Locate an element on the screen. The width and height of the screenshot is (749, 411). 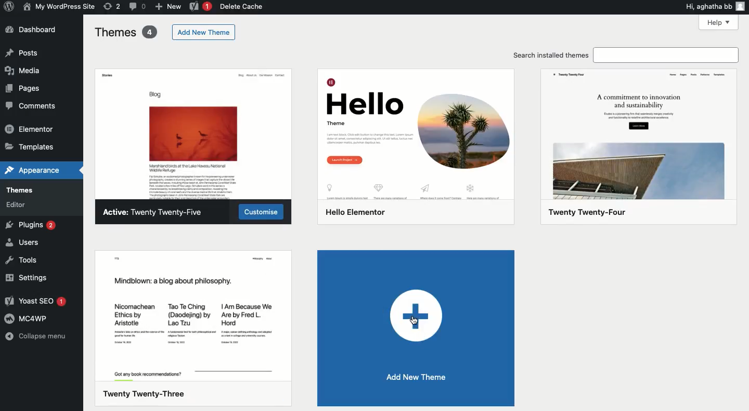
Customize is located at coordinates (260, 211).